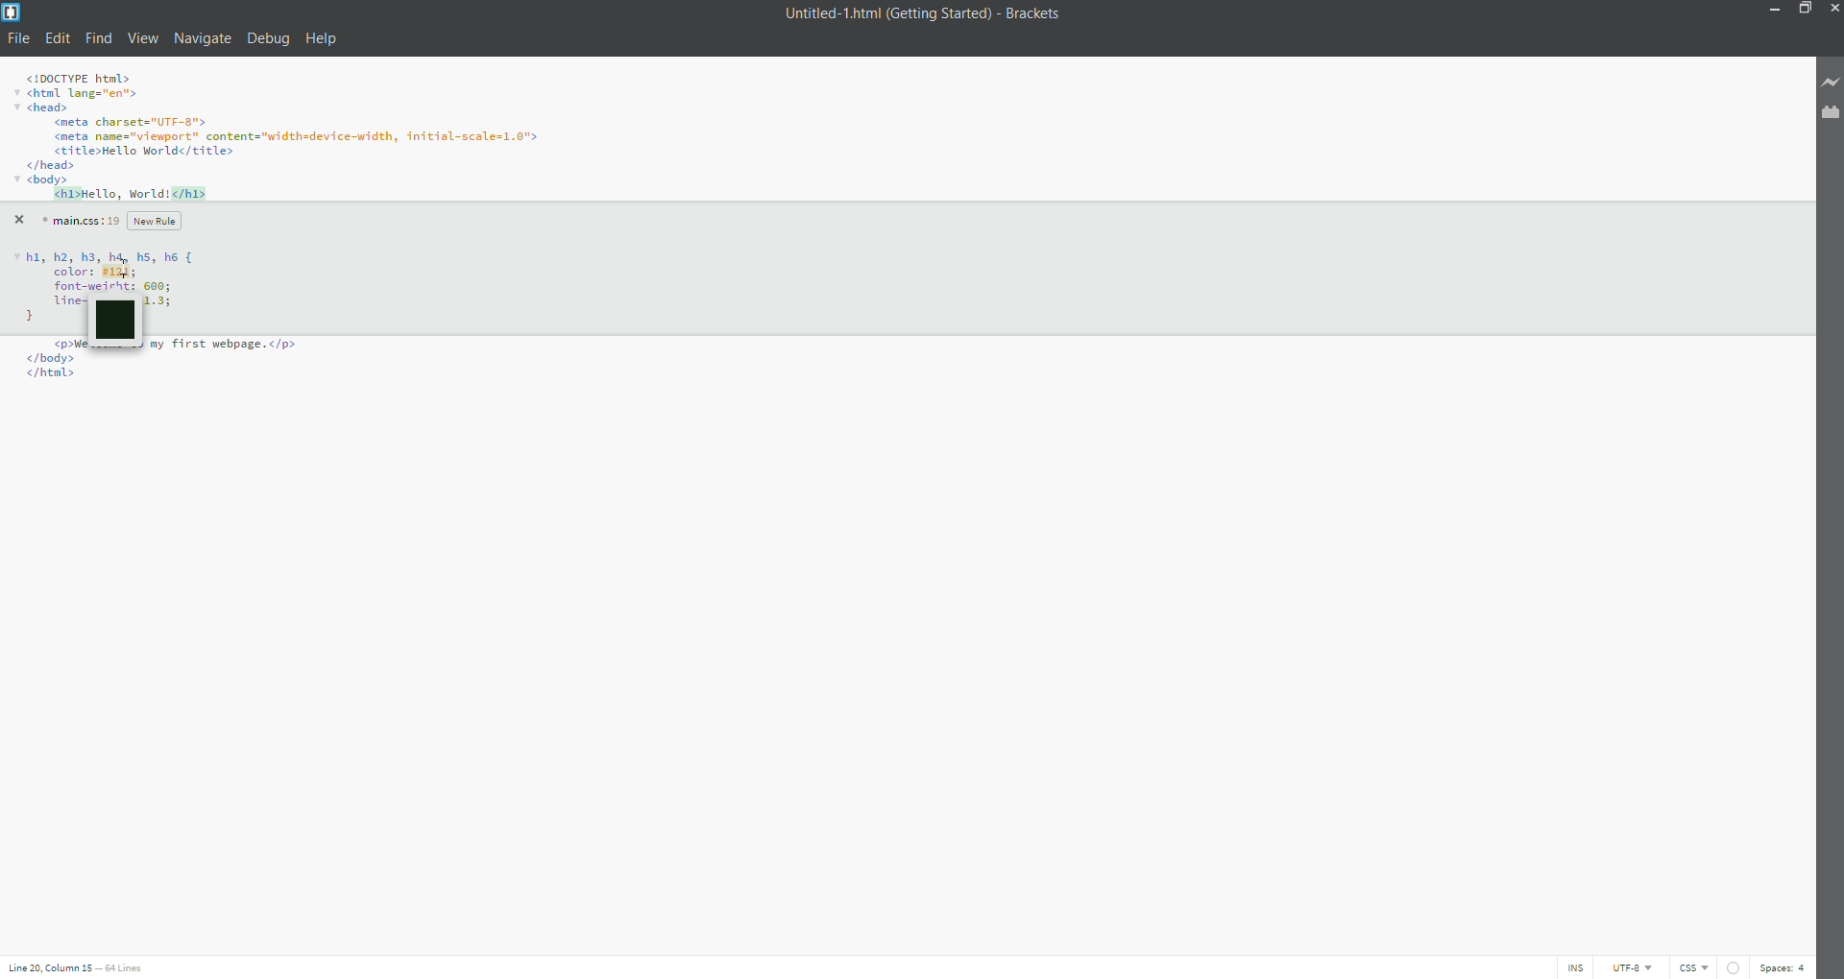 This screenshot has height=979, width=1844. Describe the element at coordinates (20, 38) in the screenshot. I see `file` at that location.